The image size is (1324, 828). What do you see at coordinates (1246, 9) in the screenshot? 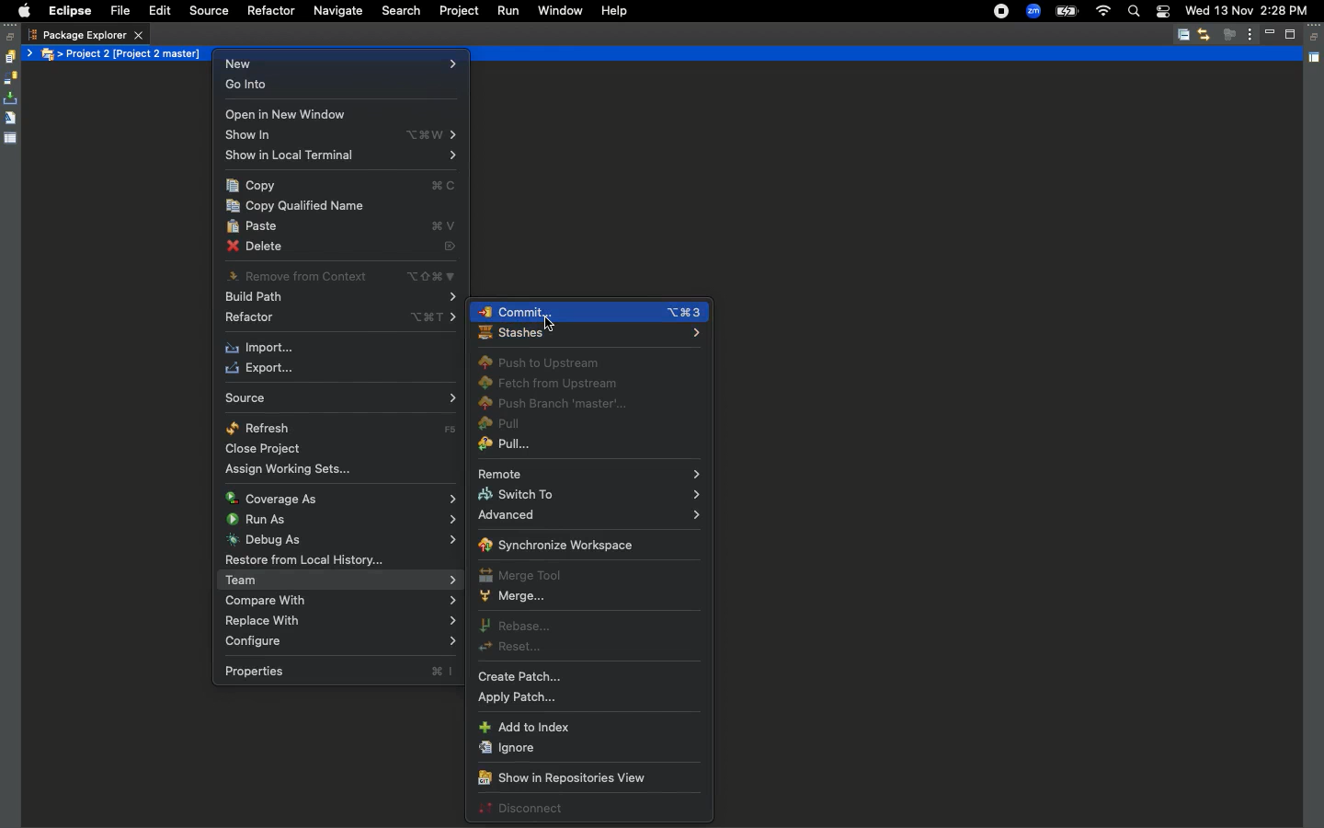
I see `Wed 13 Nov 2:28 PM` at bounding box center [1246, 9].